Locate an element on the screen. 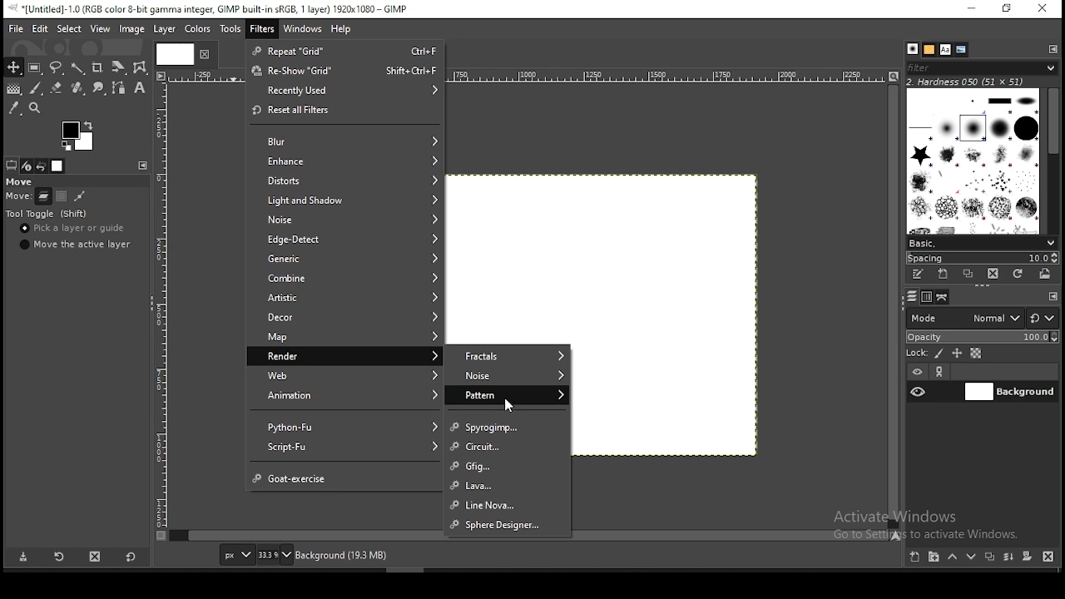 This screenshot has width=1065, height=599. layer is located at coordinates (1010, 392).